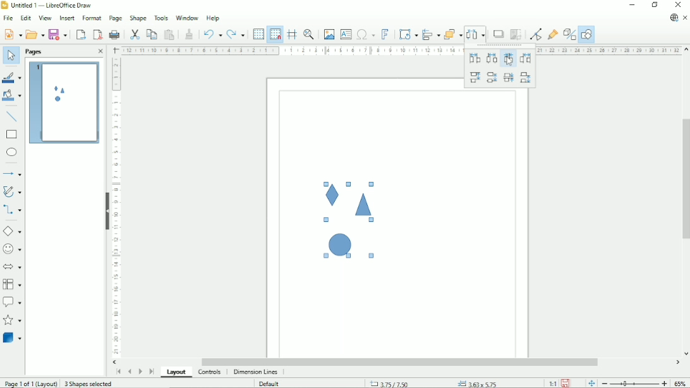 This screenshot has width=690, height=388. Describe the element at coordinates (13, 266) in the screenshot. I see `Block arrows` at that location.